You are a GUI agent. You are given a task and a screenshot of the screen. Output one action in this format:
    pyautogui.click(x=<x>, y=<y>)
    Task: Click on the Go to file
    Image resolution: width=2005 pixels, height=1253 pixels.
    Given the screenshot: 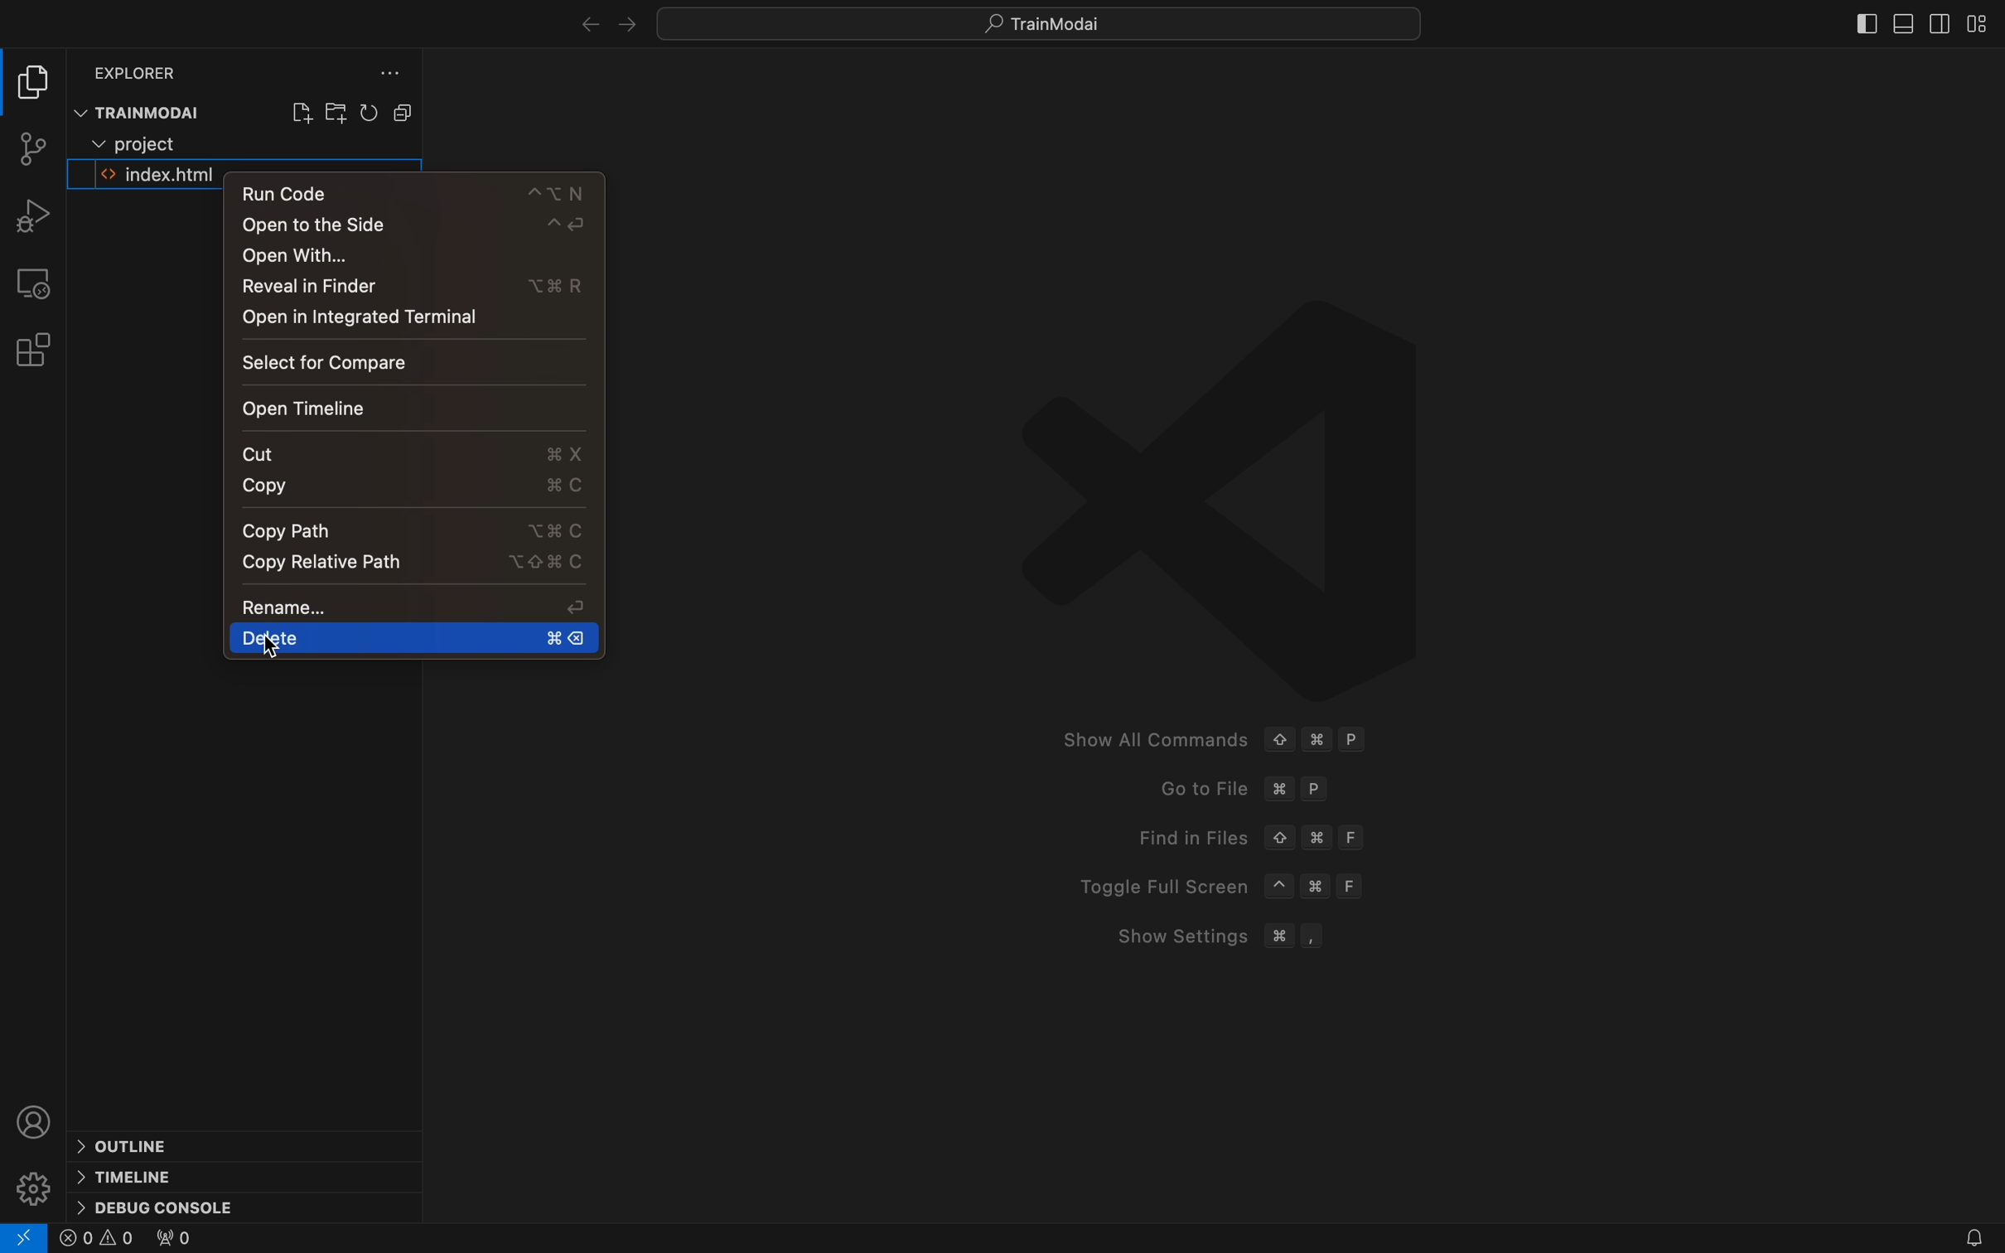 What is the action you would take?
    pyautogui.click(x=1254, y=791)
    